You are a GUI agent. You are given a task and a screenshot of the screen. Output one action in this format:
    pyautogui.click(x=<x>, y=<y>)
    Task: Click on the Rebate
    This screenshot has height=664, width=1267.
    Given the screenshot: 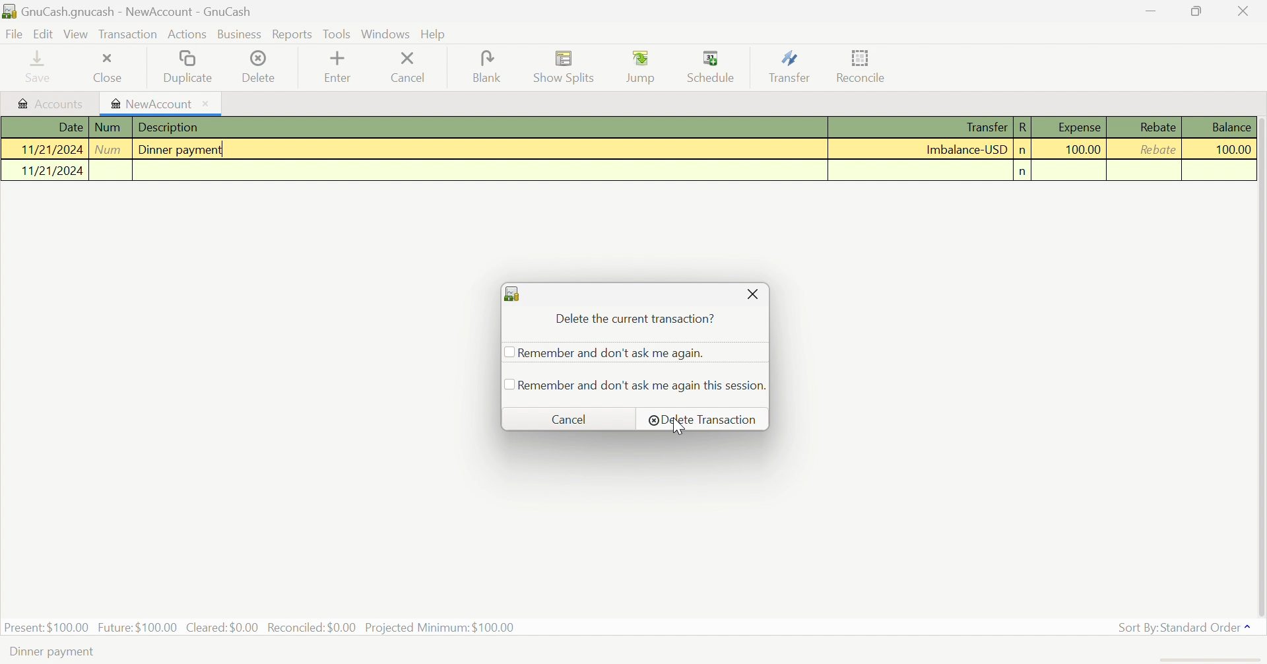 What is the action you would take?
    pyautogui.click(x=1157, y=127)
    